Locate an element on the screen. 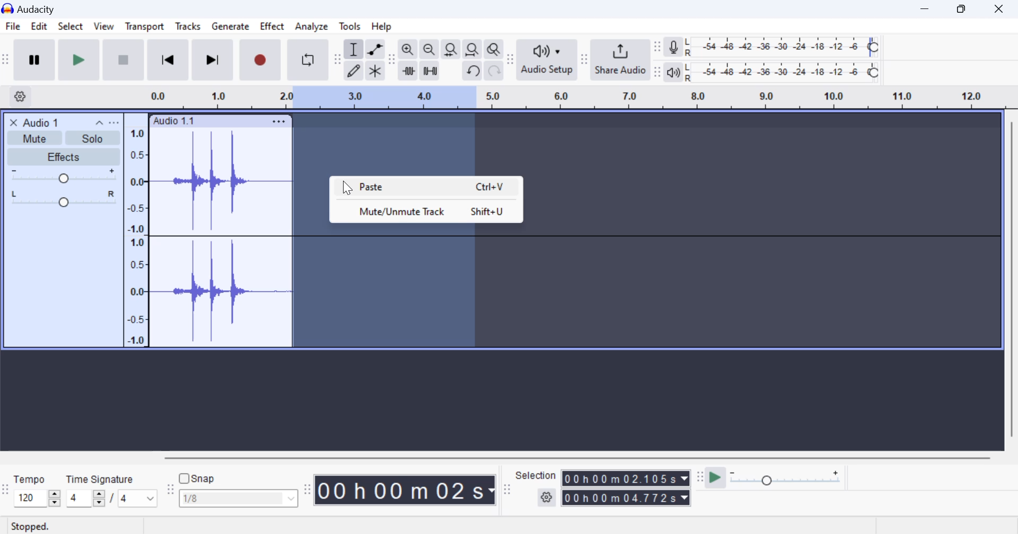 The height and width of the screenshot is (534, 1018). close track is located at coordinates (14, 122).